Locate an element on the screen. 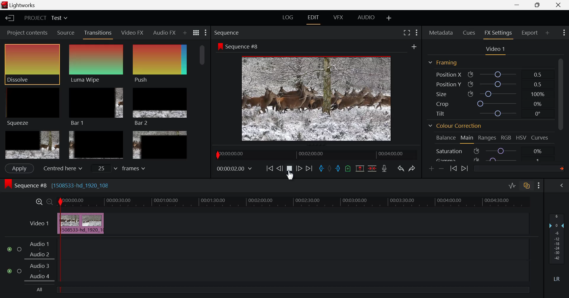 Image resolution: width=569 pixels, height=298 pixels. LOG is located at coordinates (288, 18).